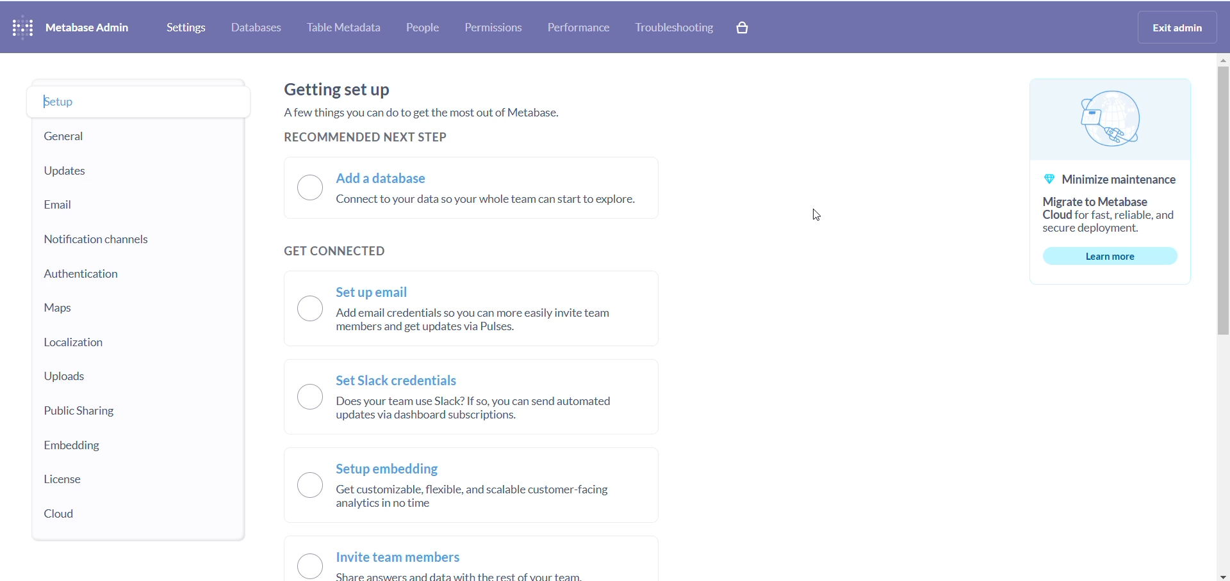 This screenshot has width=1230, height=581. Describe the element at coordinates (341, 28) in the screenshot. I see `table metadata` at that location.